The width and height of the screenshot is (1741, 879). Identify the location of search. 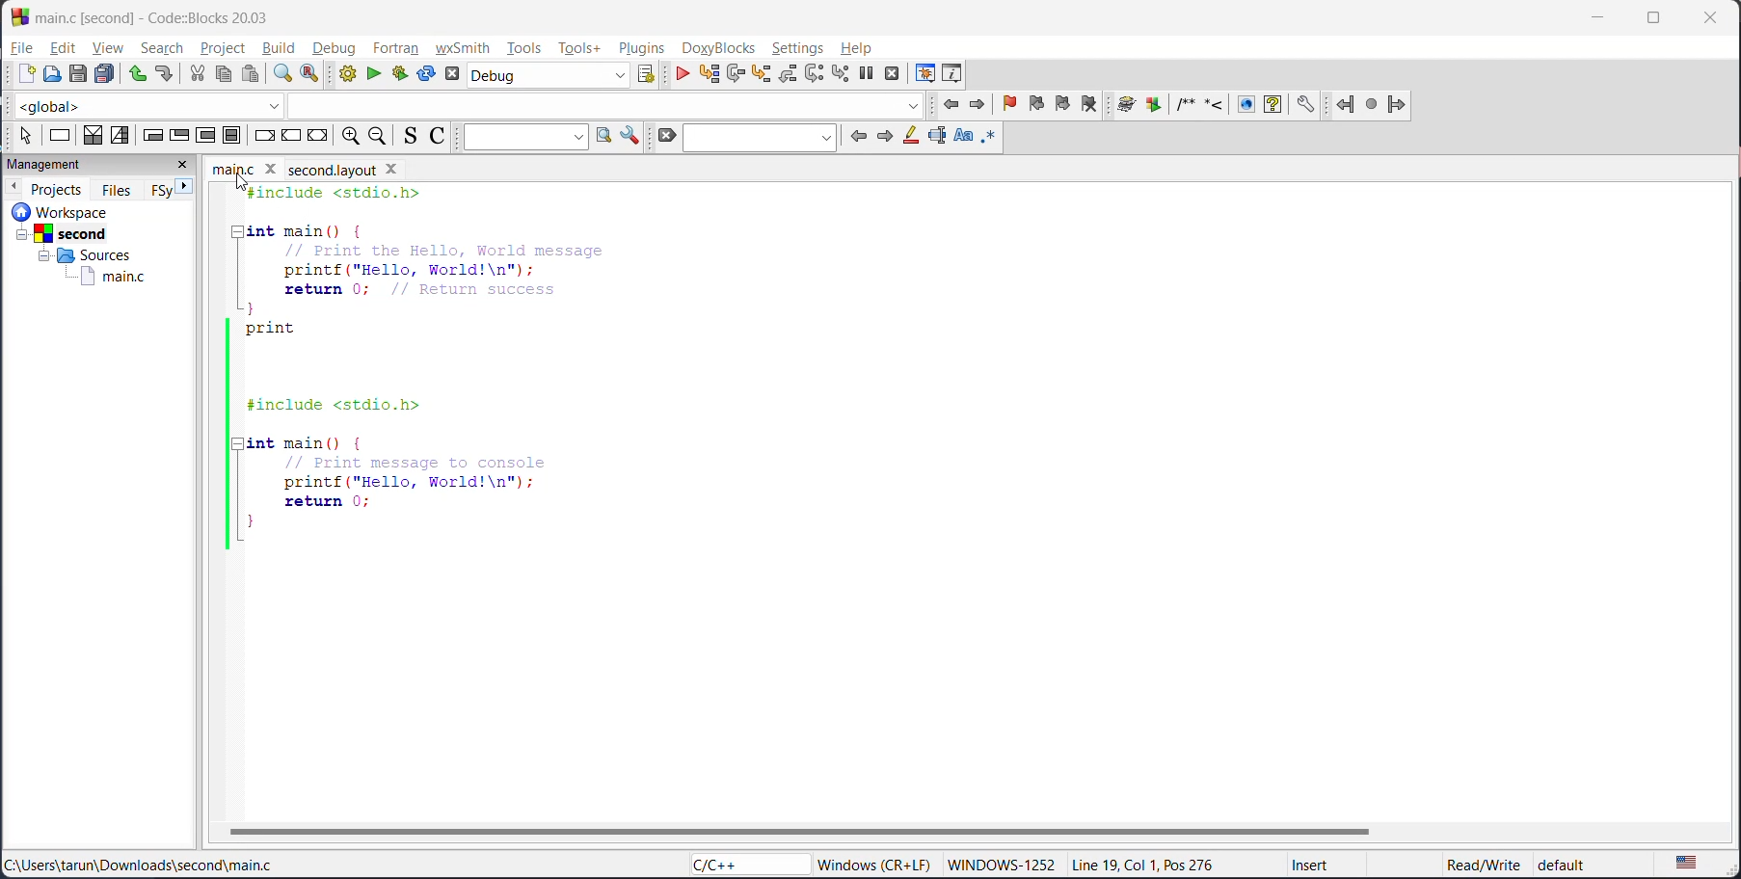
(759, 138).